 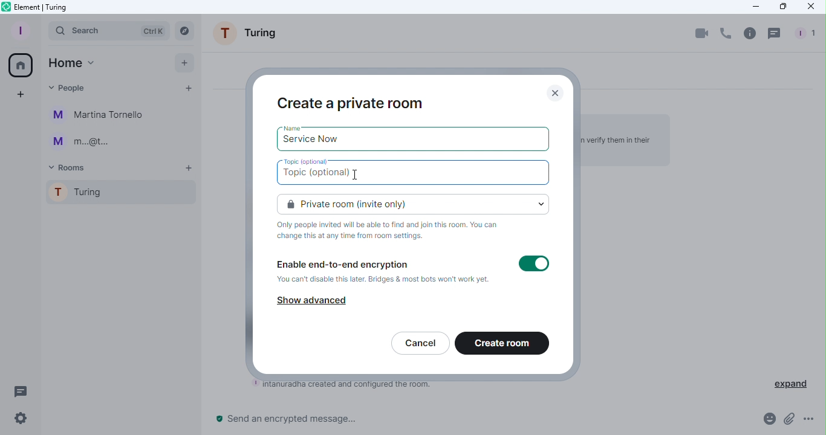 I want to click on People, so click(x=69, y=86).